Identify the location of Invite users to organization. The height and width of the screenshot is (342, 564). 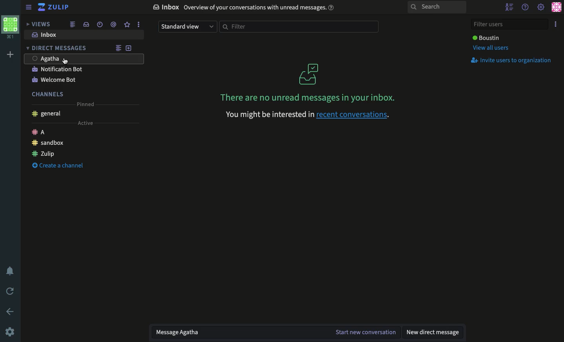
(513, 60).